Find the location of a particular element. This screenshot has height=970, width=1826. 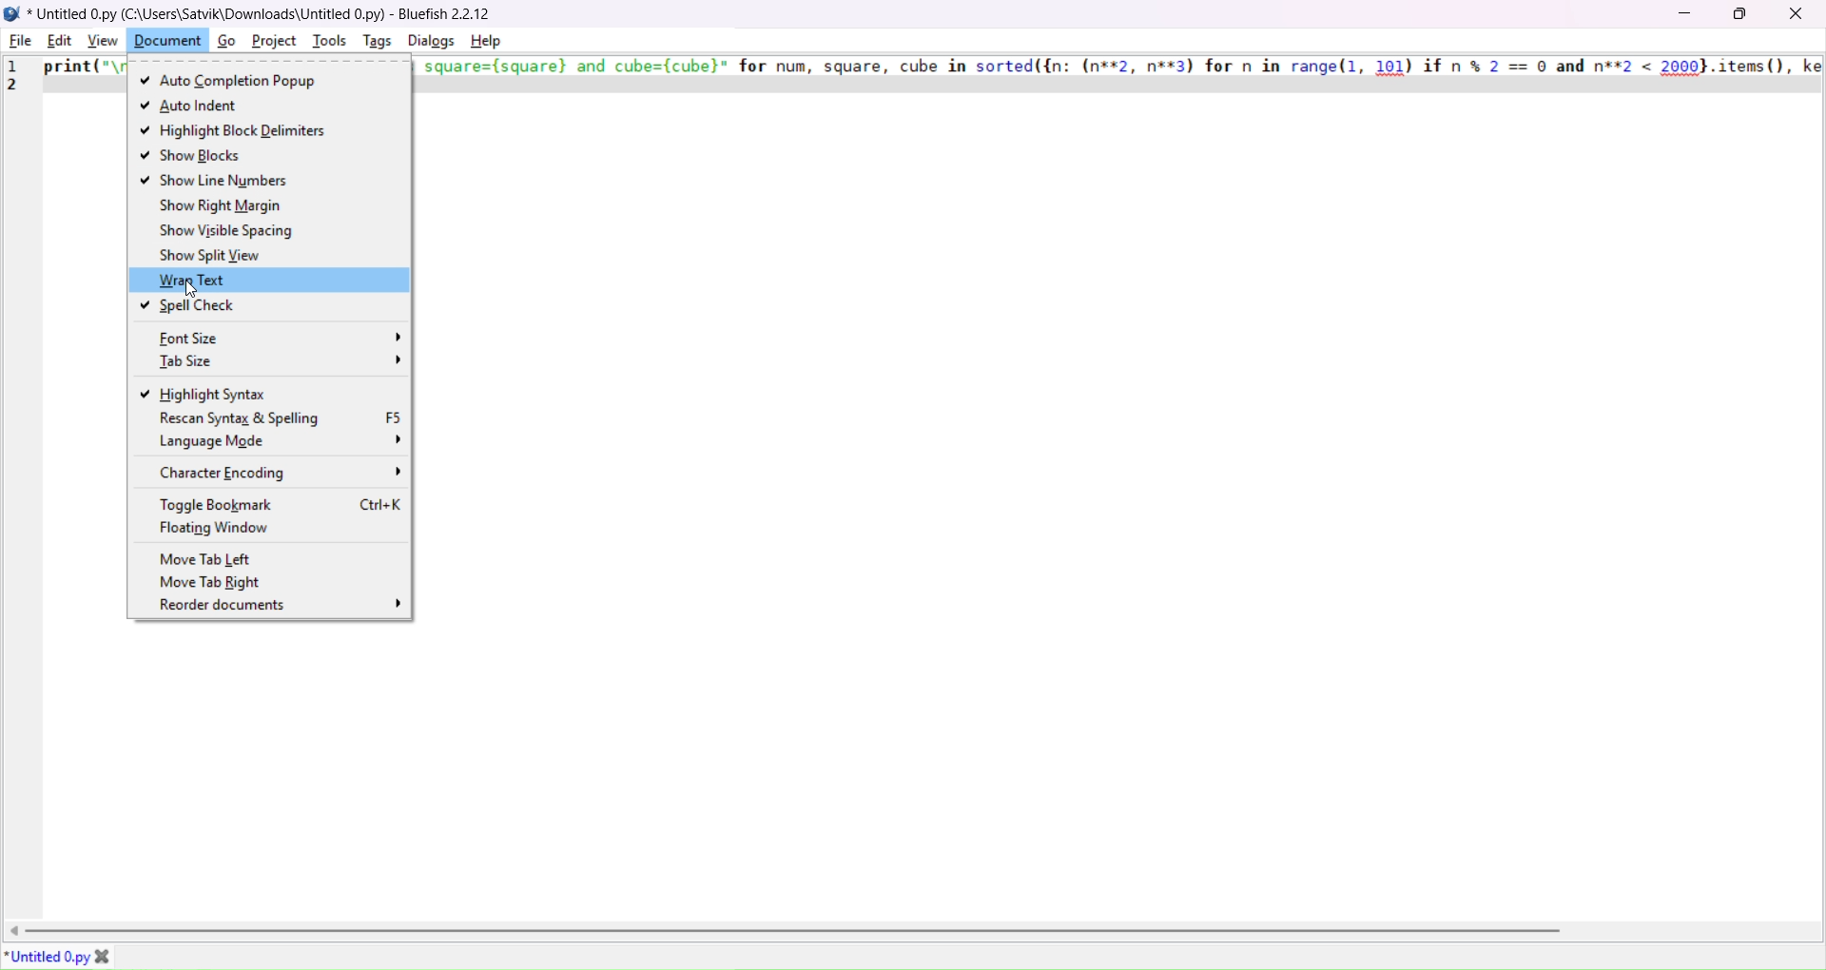

tab name is located at coordinates (47, 958).